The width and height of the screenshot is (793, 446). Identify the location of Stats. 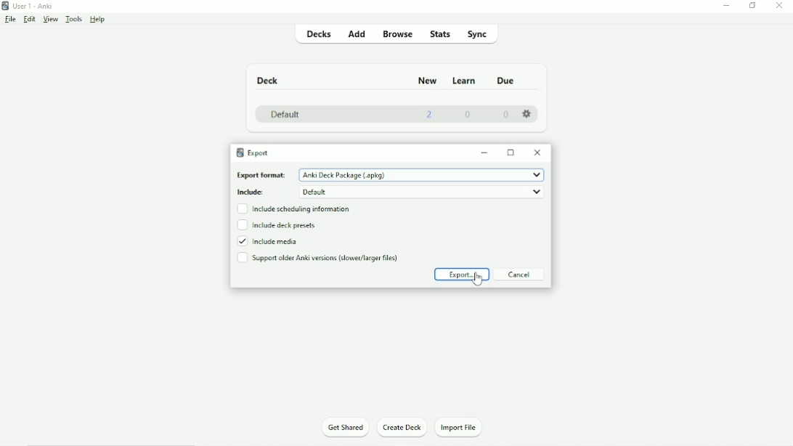
(439, 34).